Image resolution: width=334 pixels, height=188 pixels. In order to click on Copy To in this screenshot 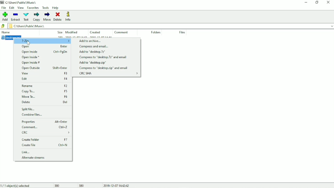, I will do `click(44, 92)`.